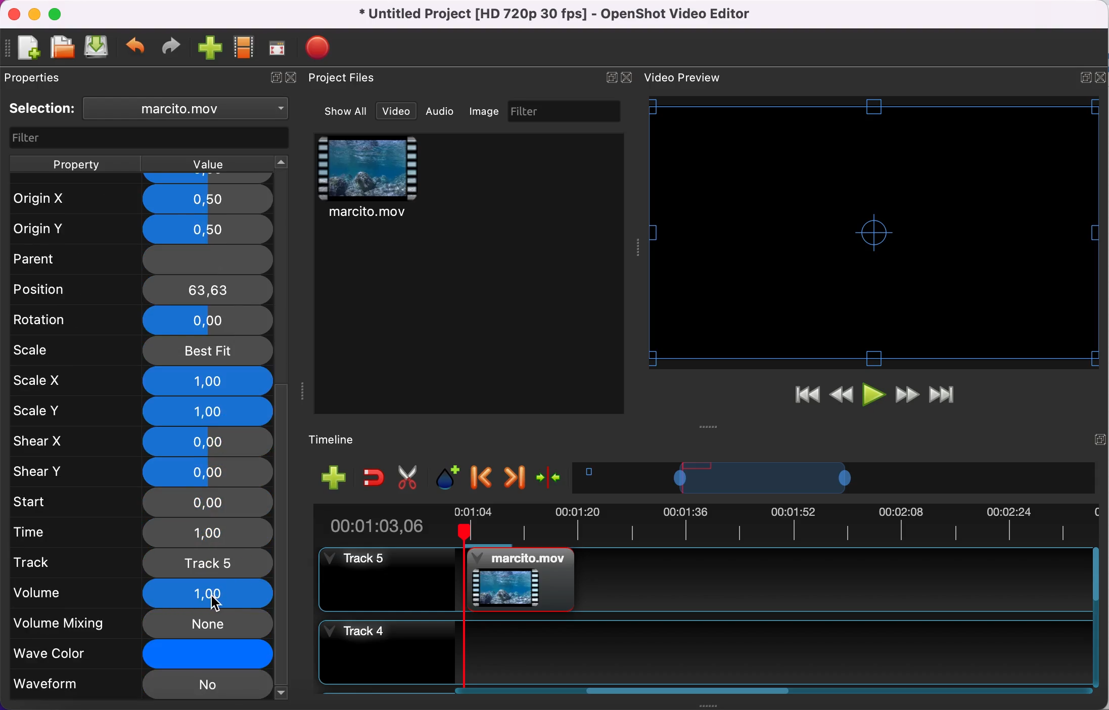  I want to click on Close, so click(1100, 77).